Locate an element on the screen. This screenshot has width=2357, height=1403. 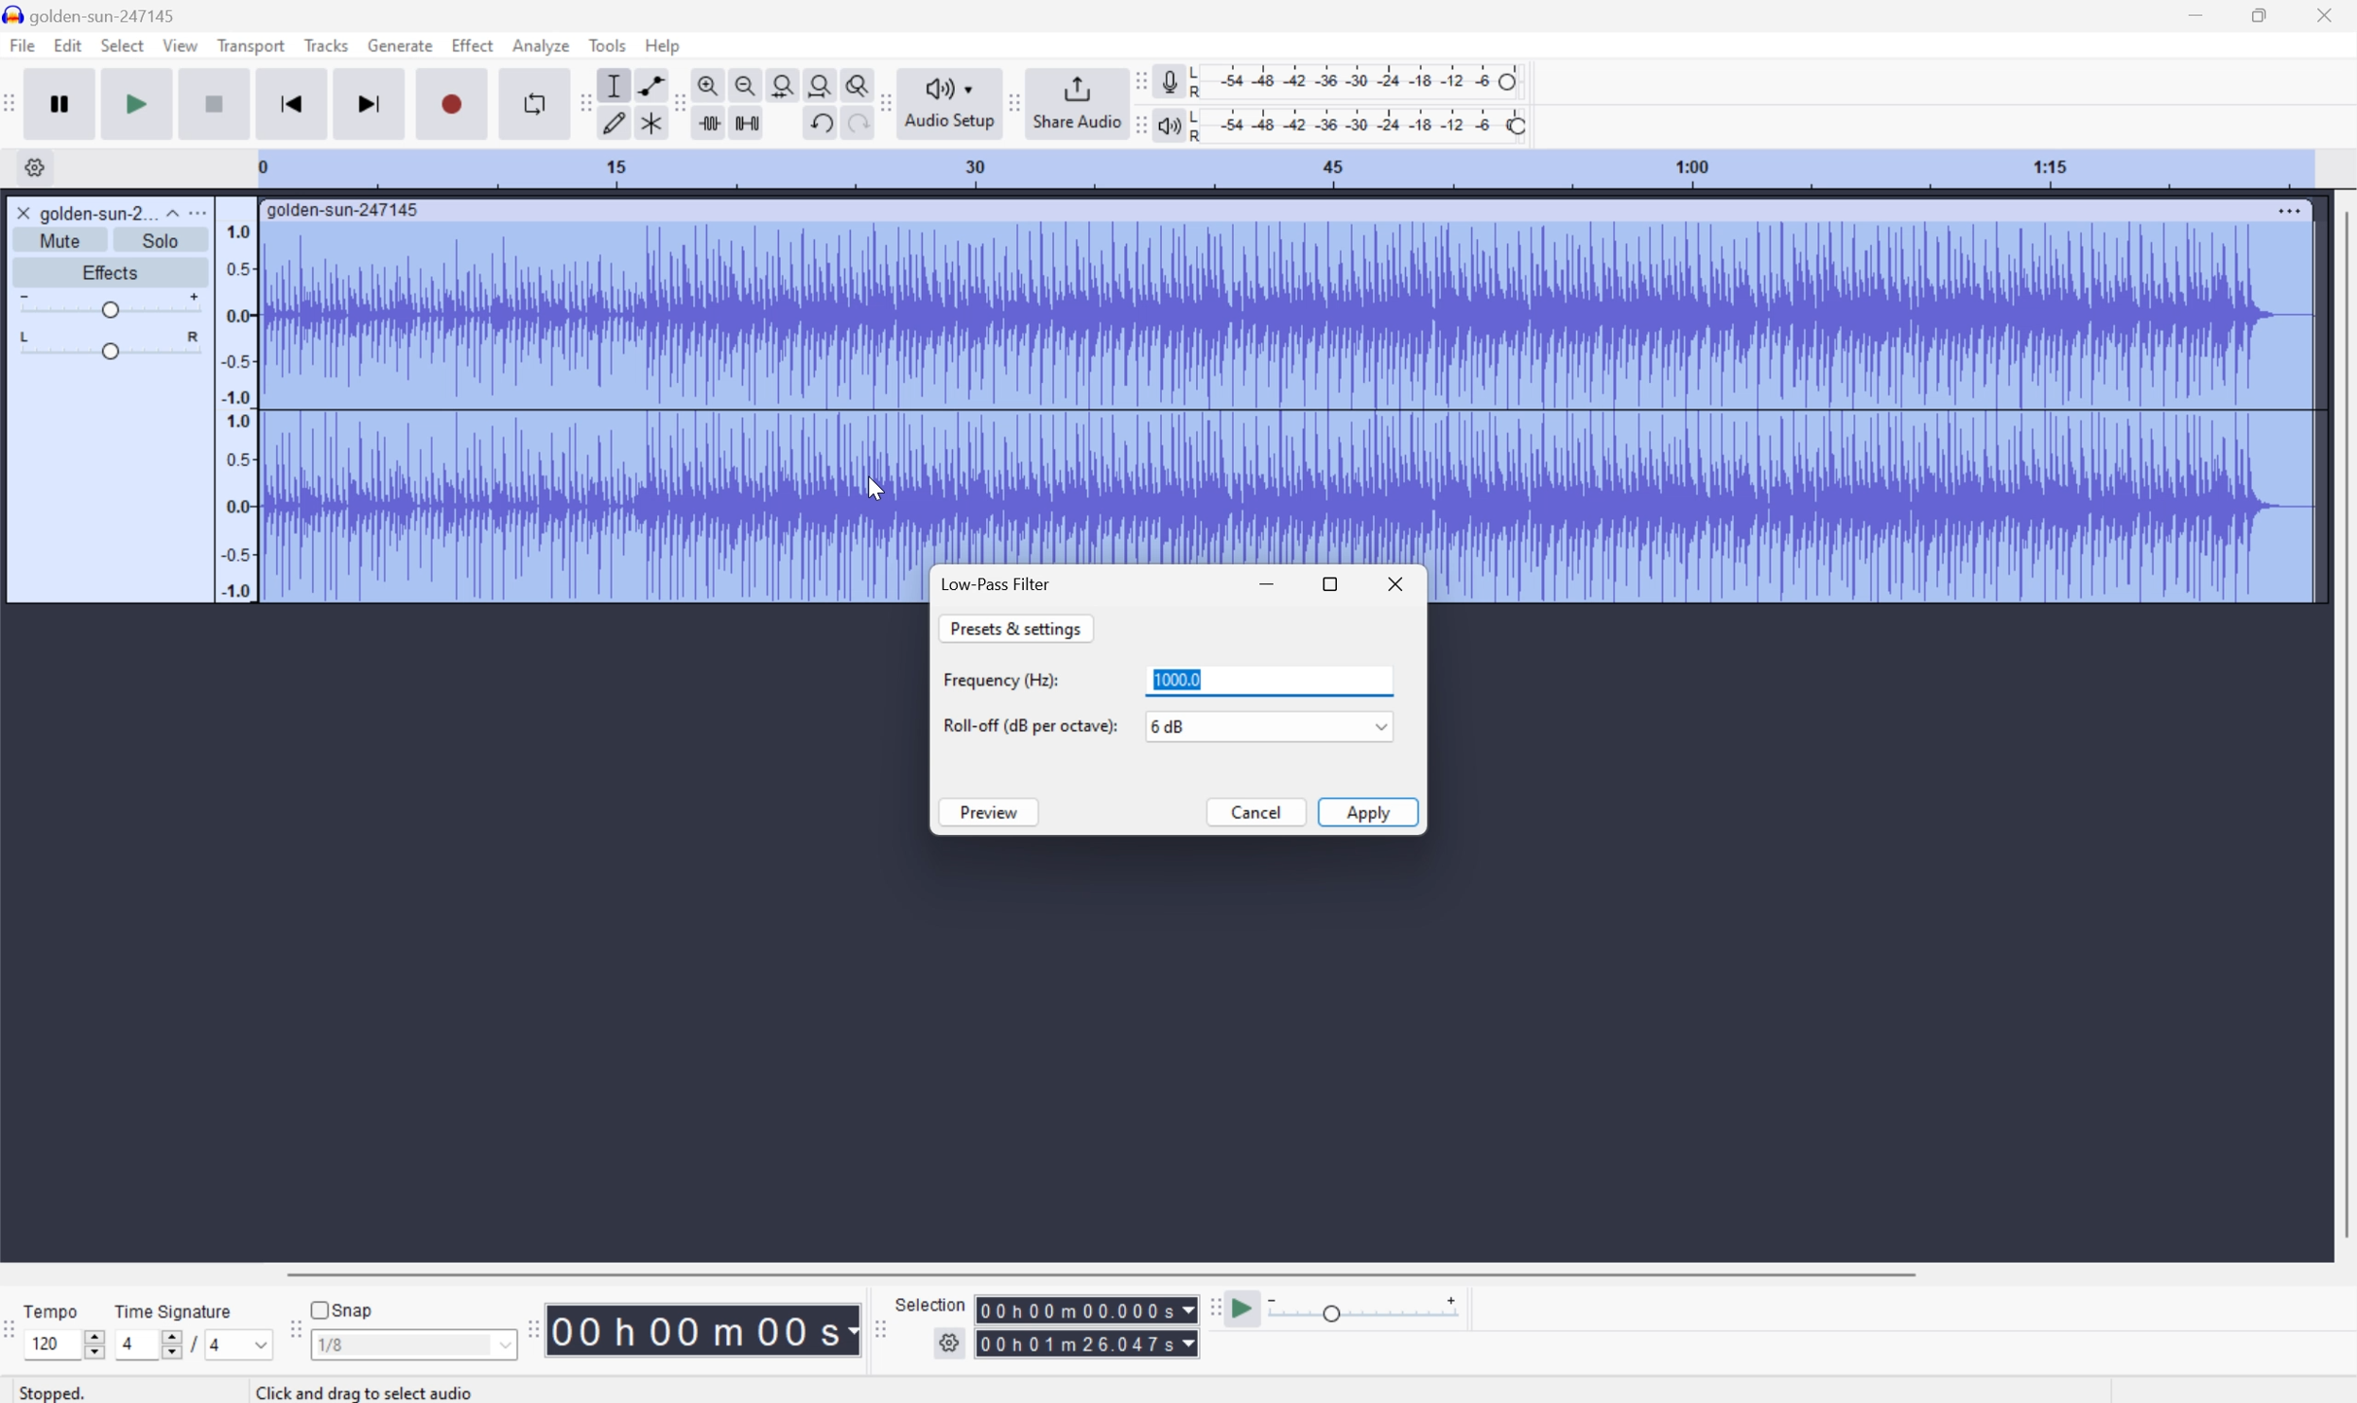
Tools is located at coordinates (607, 44).